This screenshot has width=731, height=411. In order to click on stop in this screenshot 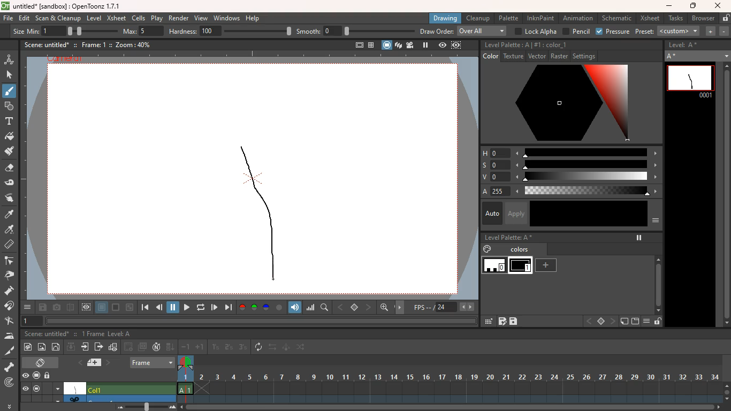, I will do `click(600, 322)`.